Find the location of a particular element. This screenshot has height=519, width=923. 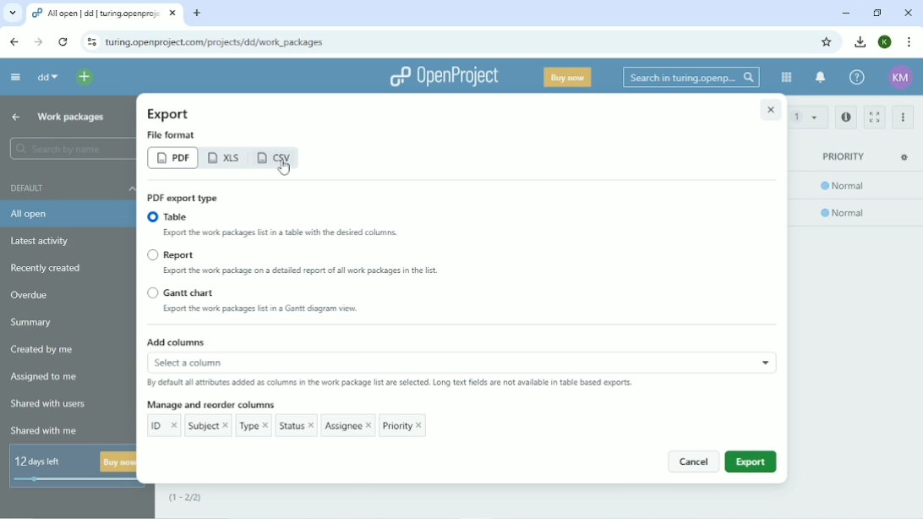

Export the work packages list in a Gantt diagram view is located at coordinates (279, 311).